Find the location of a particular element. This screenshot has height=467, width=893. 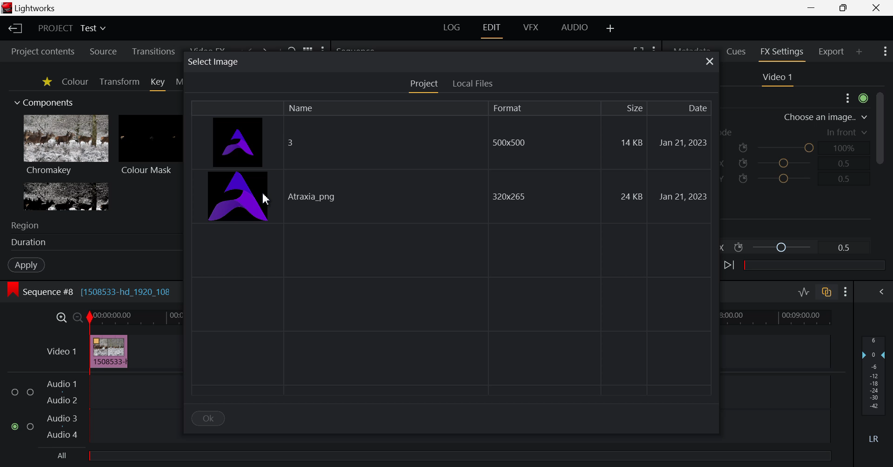

Video Settings is located at coordinates (779, 79).